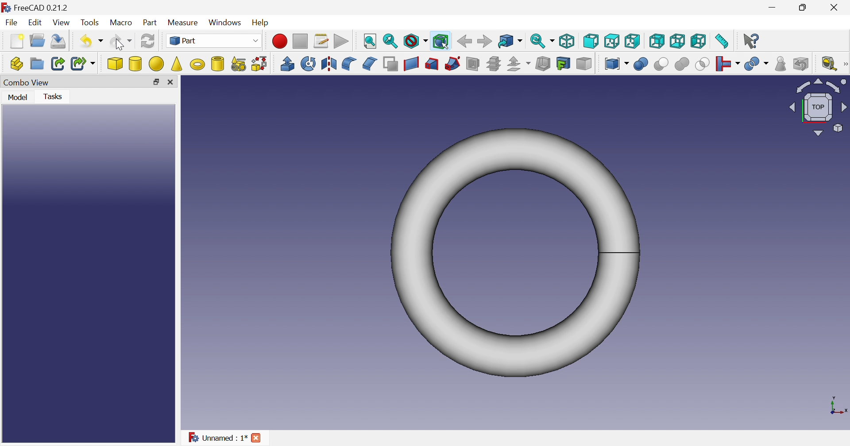 This screenshot has width=850, height=446. What do you see at coordinates (287, 64) in the screenshot?
I see `Extrude...` at bounding box center [287, 64].